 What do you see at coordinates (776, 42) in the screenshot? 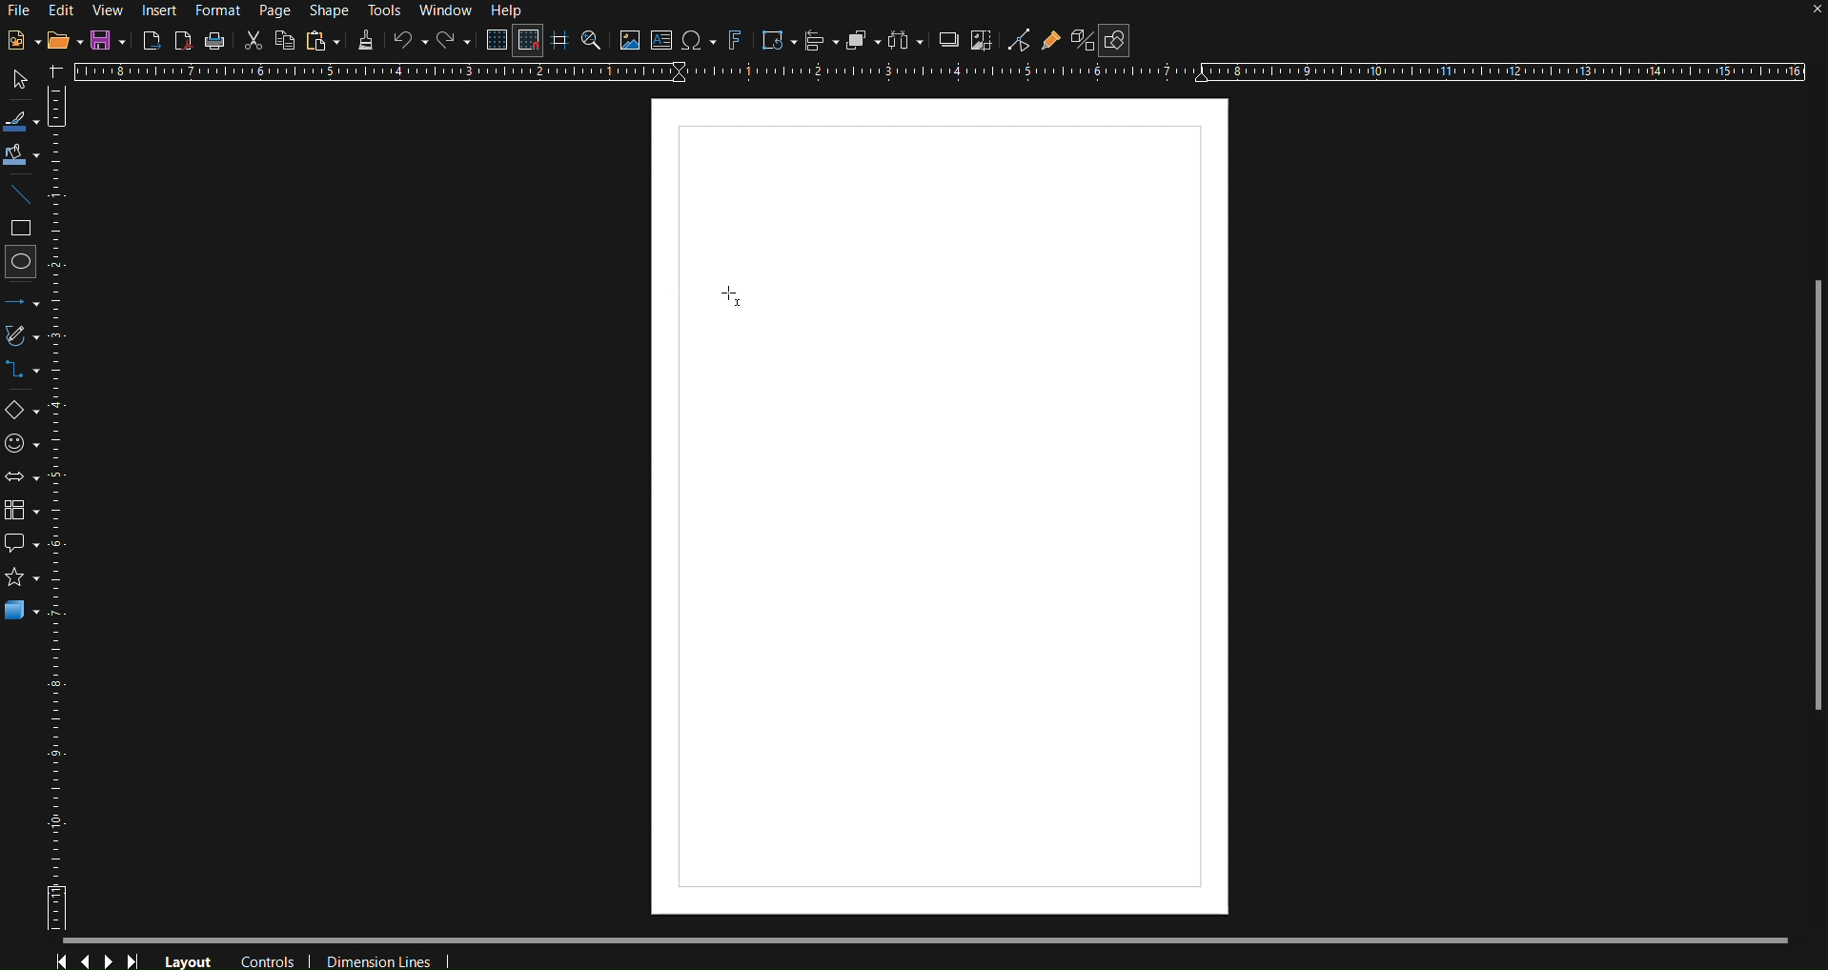
I see `Transformations` at bounding box center [776, 42].